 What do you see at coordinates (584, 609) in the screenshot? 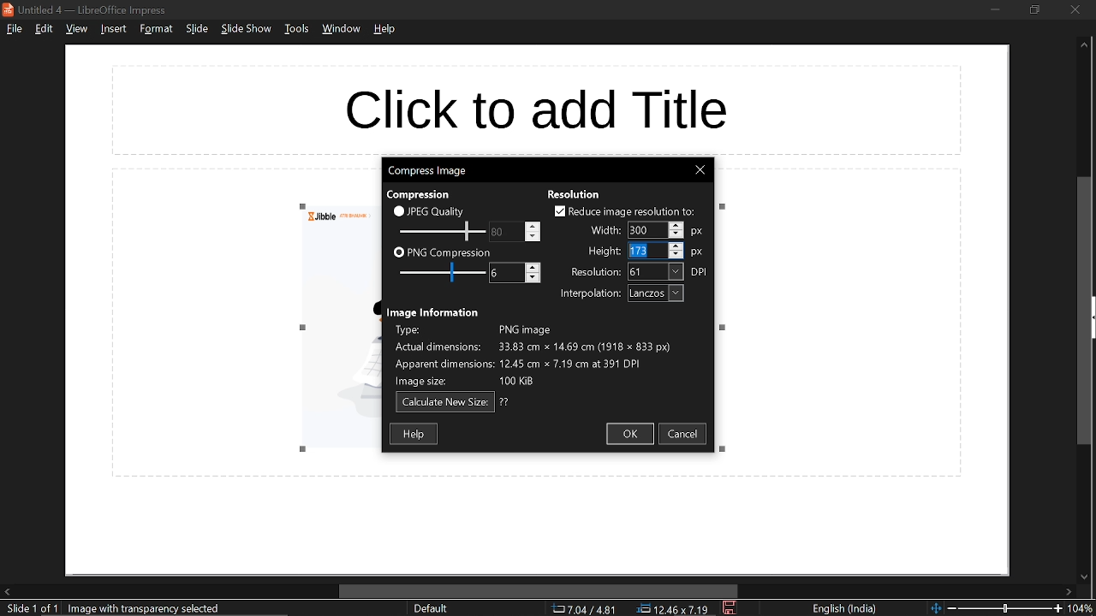
I see `co-ordinate` at bounding box center [584, 609].